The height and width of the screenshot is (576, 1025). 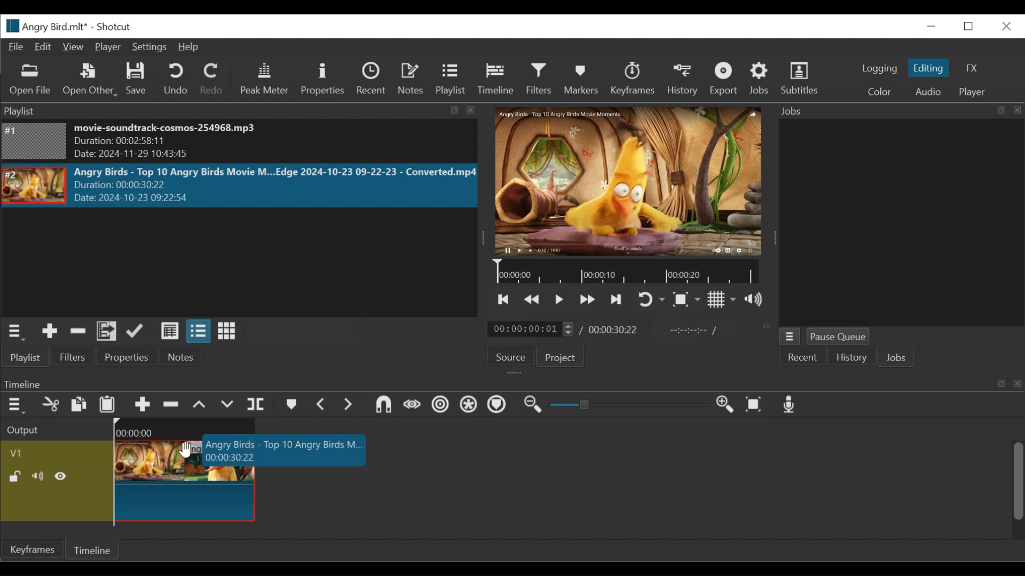 I want to click on Overwrite, so click(x=228, y=405).